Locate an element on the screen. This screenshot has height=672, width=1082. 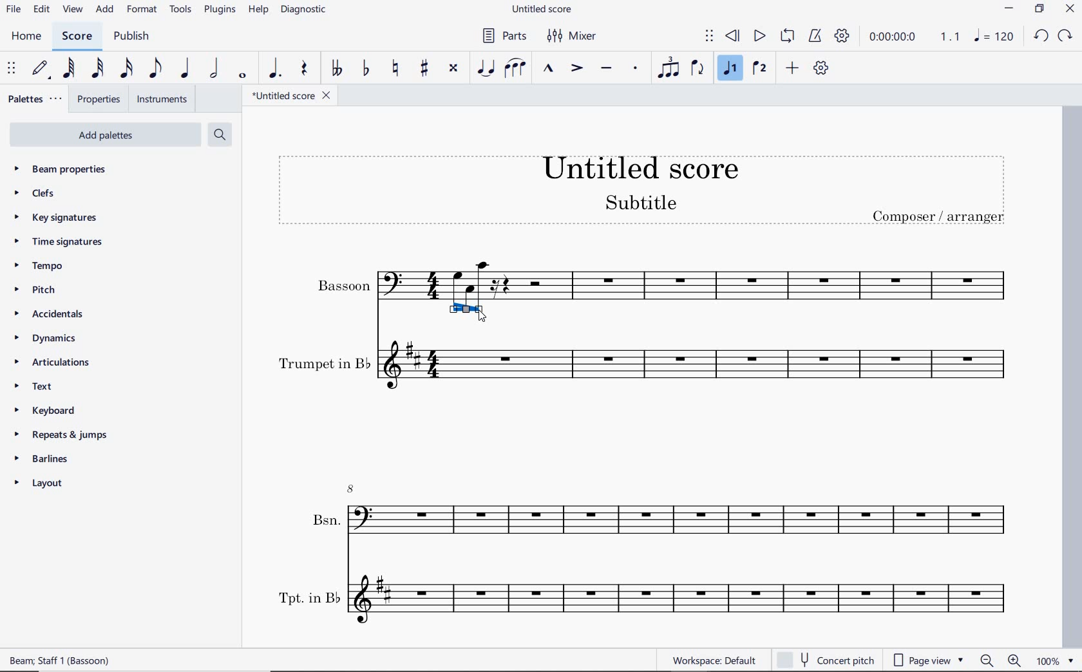
add is located at coordinates (104, 9).